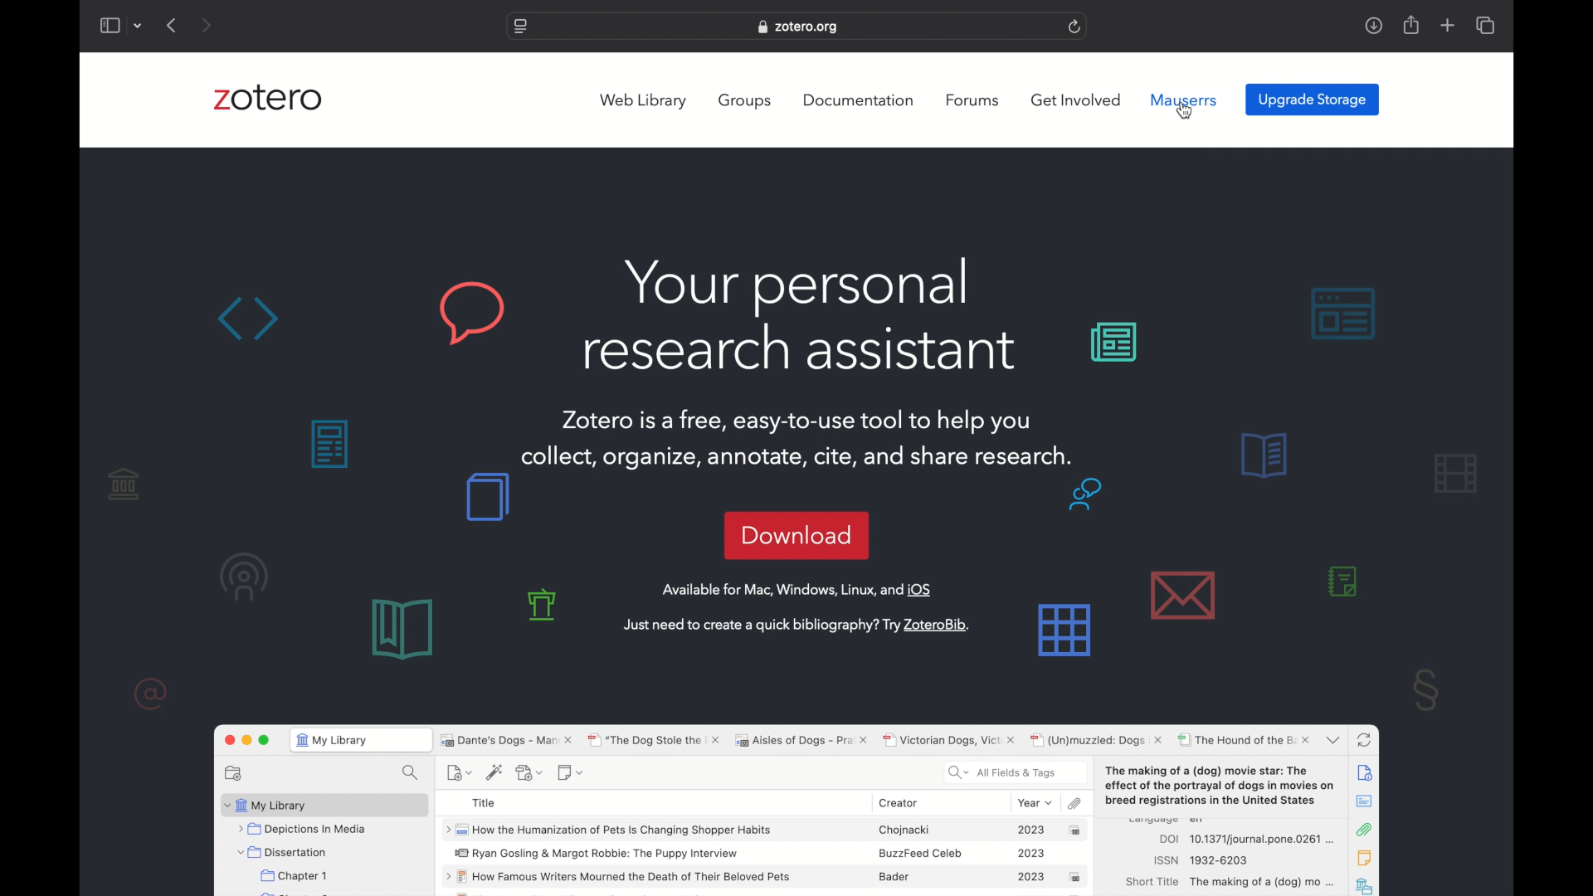  Describe the element at coordinates (798, 314) in the screenshot. I see `You personal research assistant` at that location.